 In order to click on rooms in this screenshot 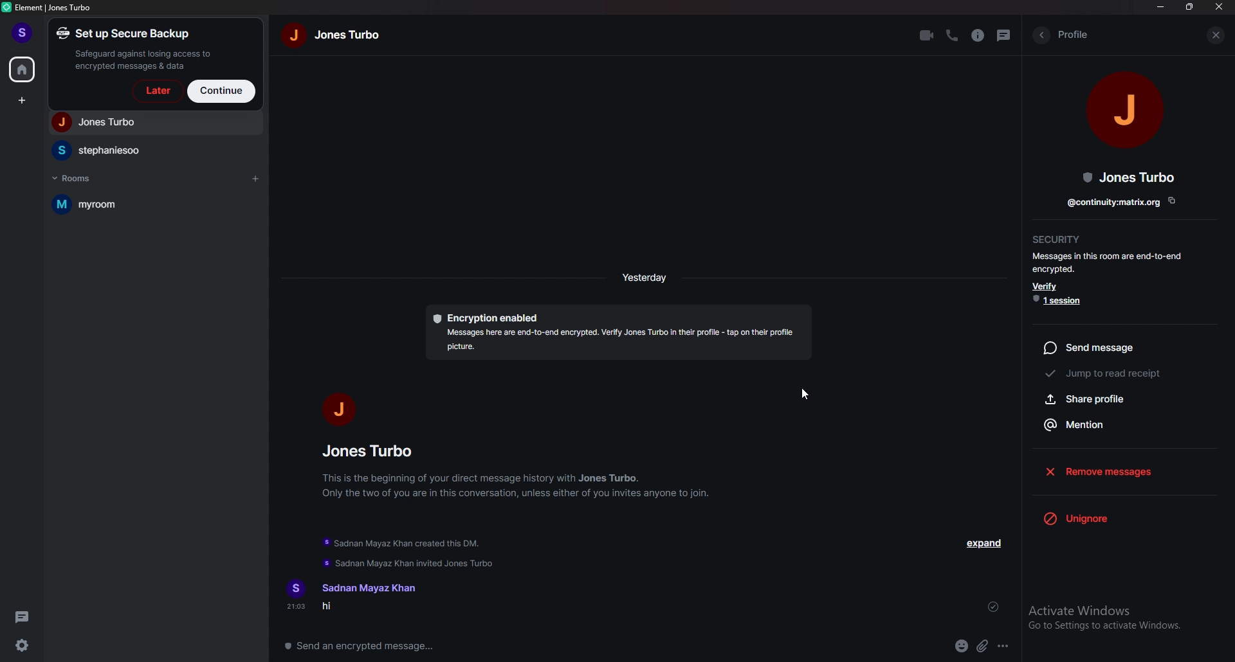, I will do `click(78, 177)`.